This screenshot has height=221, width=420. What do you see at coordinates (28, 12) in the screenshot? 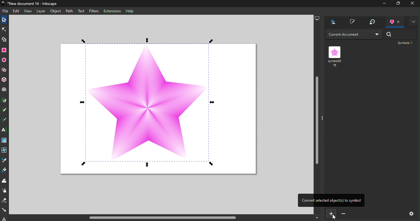
I see `View` at bounding box center [28, 12].